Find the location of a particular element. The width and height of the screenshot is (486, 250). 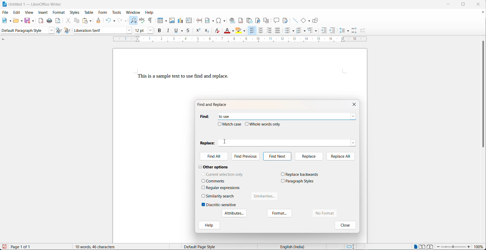

copy is located at coordinates (77, 20).